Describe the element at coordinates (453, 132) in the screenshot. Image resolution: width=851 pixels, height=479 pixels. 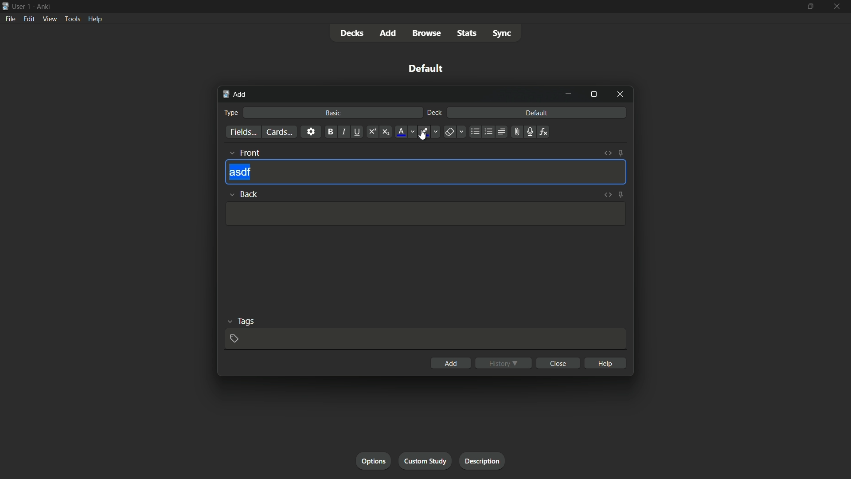
I see `remove formatting` at that location.